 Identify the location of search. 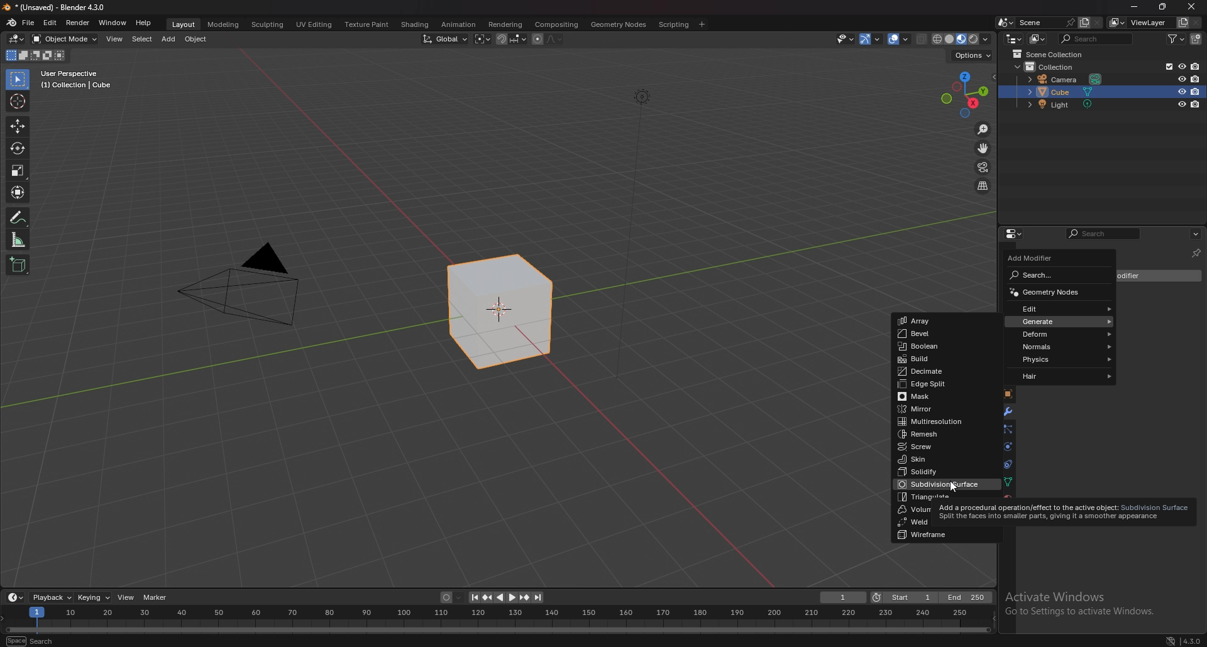
(1103, 234).